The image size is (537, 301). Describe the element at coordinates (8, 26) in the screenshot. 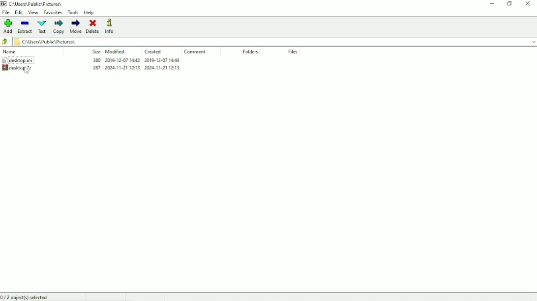

I see `Add` at that location.